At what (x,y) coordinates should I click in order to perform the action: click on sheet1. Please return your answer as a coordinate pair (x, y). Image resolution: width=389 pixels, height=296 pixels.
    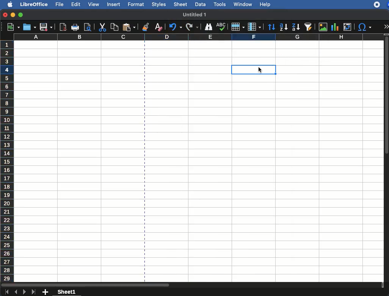
    Looking at the image, I should click on (67, 292).